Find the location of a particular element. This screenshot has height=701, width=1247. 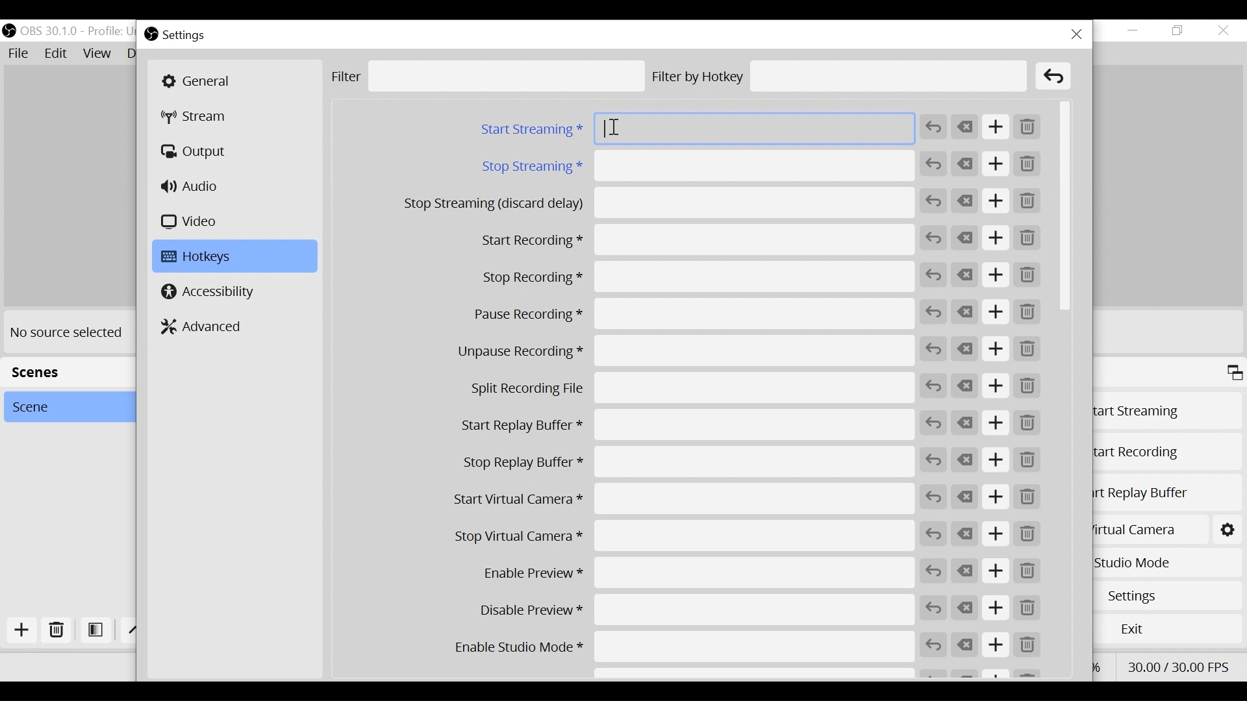

Clear is located at coordinates (966, 314).